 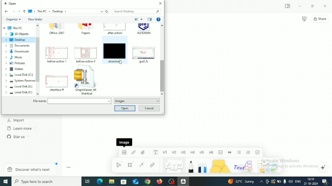 I want to click on before action 1, so click(x=57, y=55).